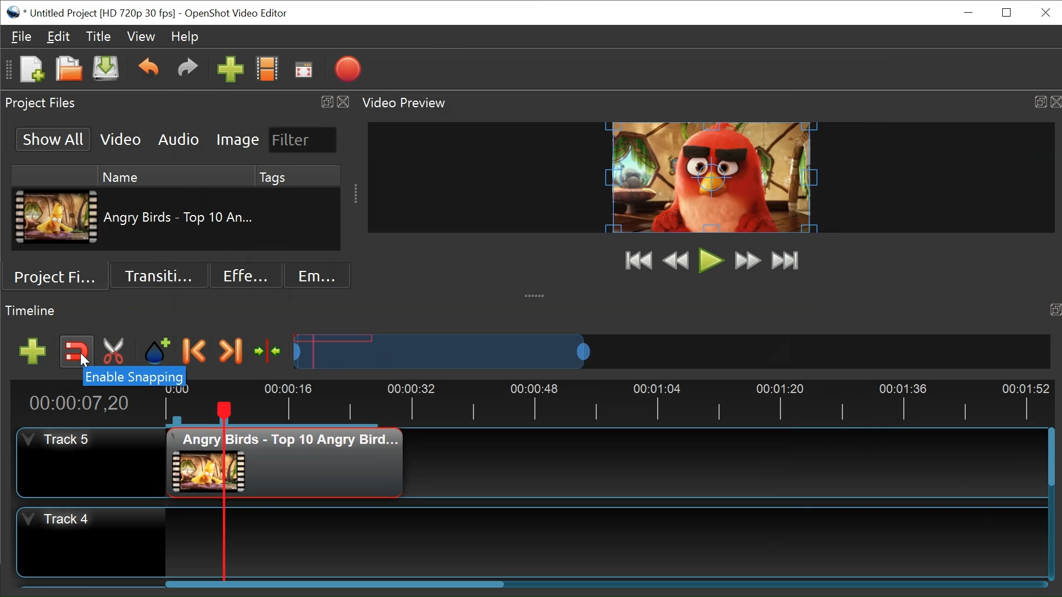 This screenshot has height=597, width=1062. I want to click on Video, so click(121, 140).